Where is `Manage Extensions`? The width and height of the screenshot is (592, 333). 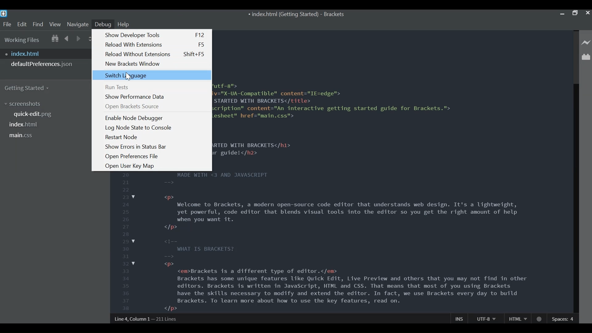 Manage Extensions is located at coordinates (586, 57).